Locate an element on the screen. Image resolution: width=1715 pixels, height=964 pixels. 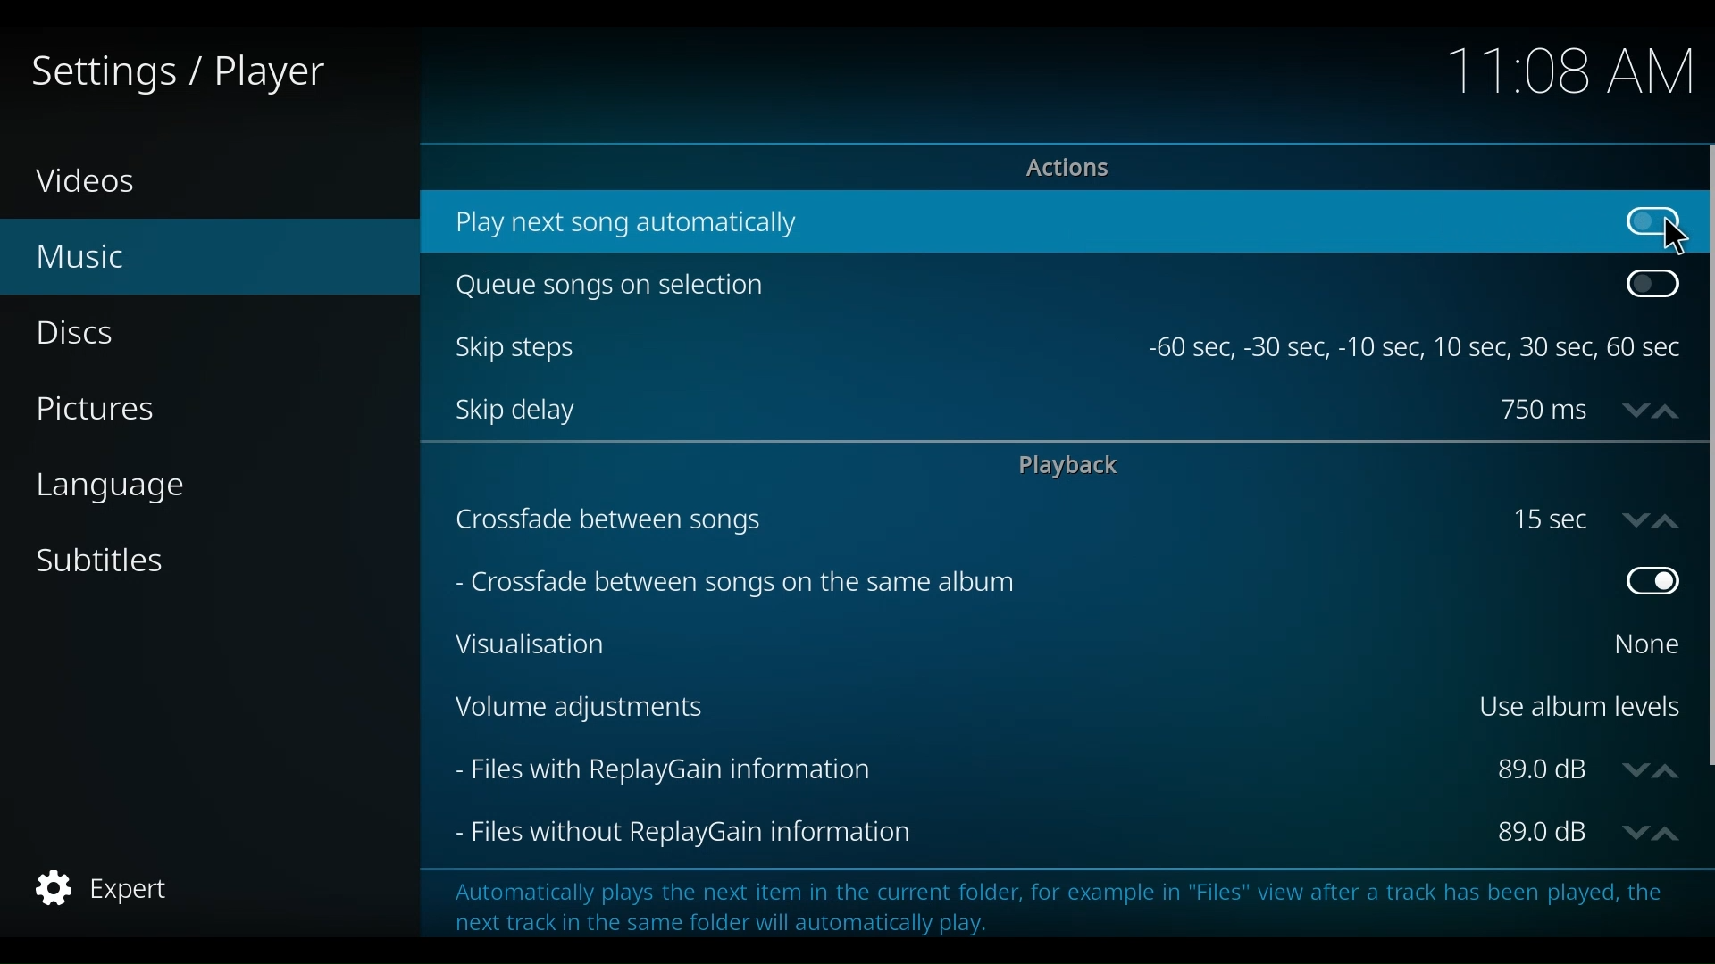
Files with ReplayGain Information is located at coordinates (962, 769).